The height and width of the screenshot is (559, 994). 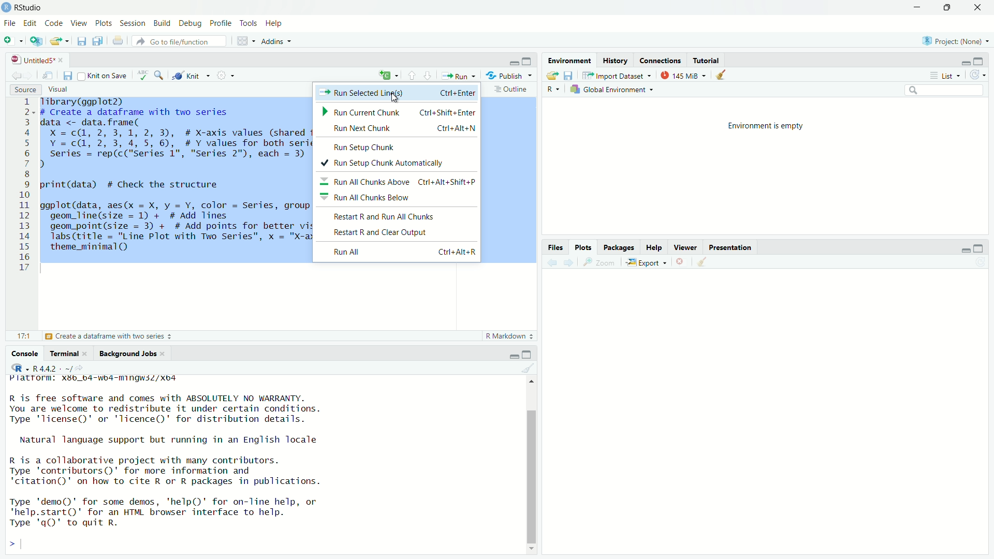 I want to click on Minimize, so click(x=513, y=62).